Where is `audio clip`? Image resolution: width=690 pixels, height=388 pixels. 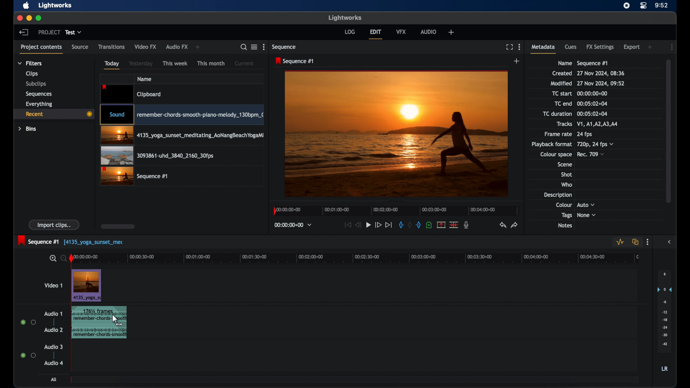
audio clip is located at coordinates (89, 327).